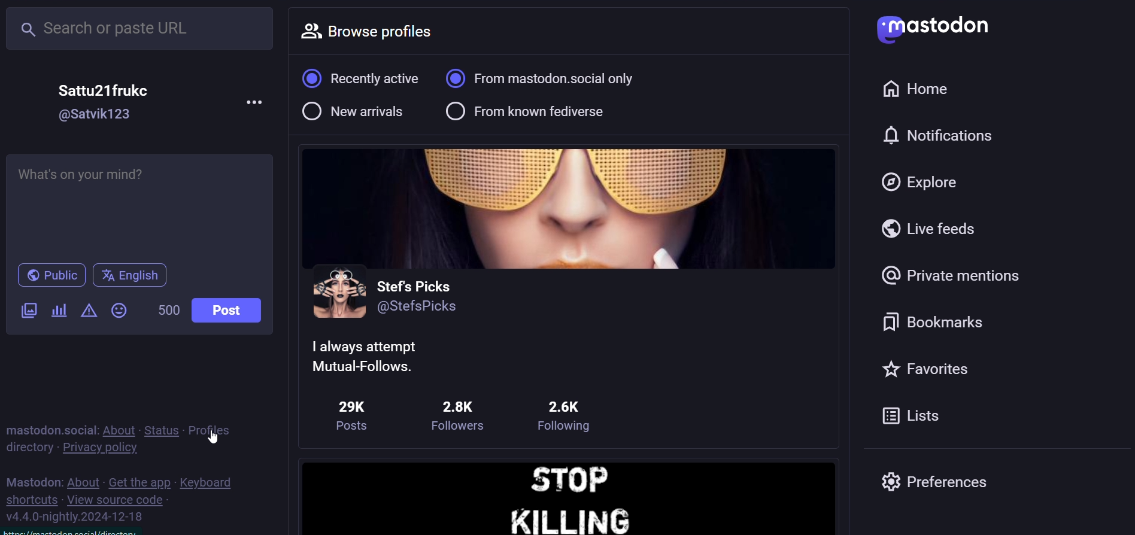  What do you see at coordinates (362, 78) in the screenshot?
I see `recently active` at bounding box center [362, 78].